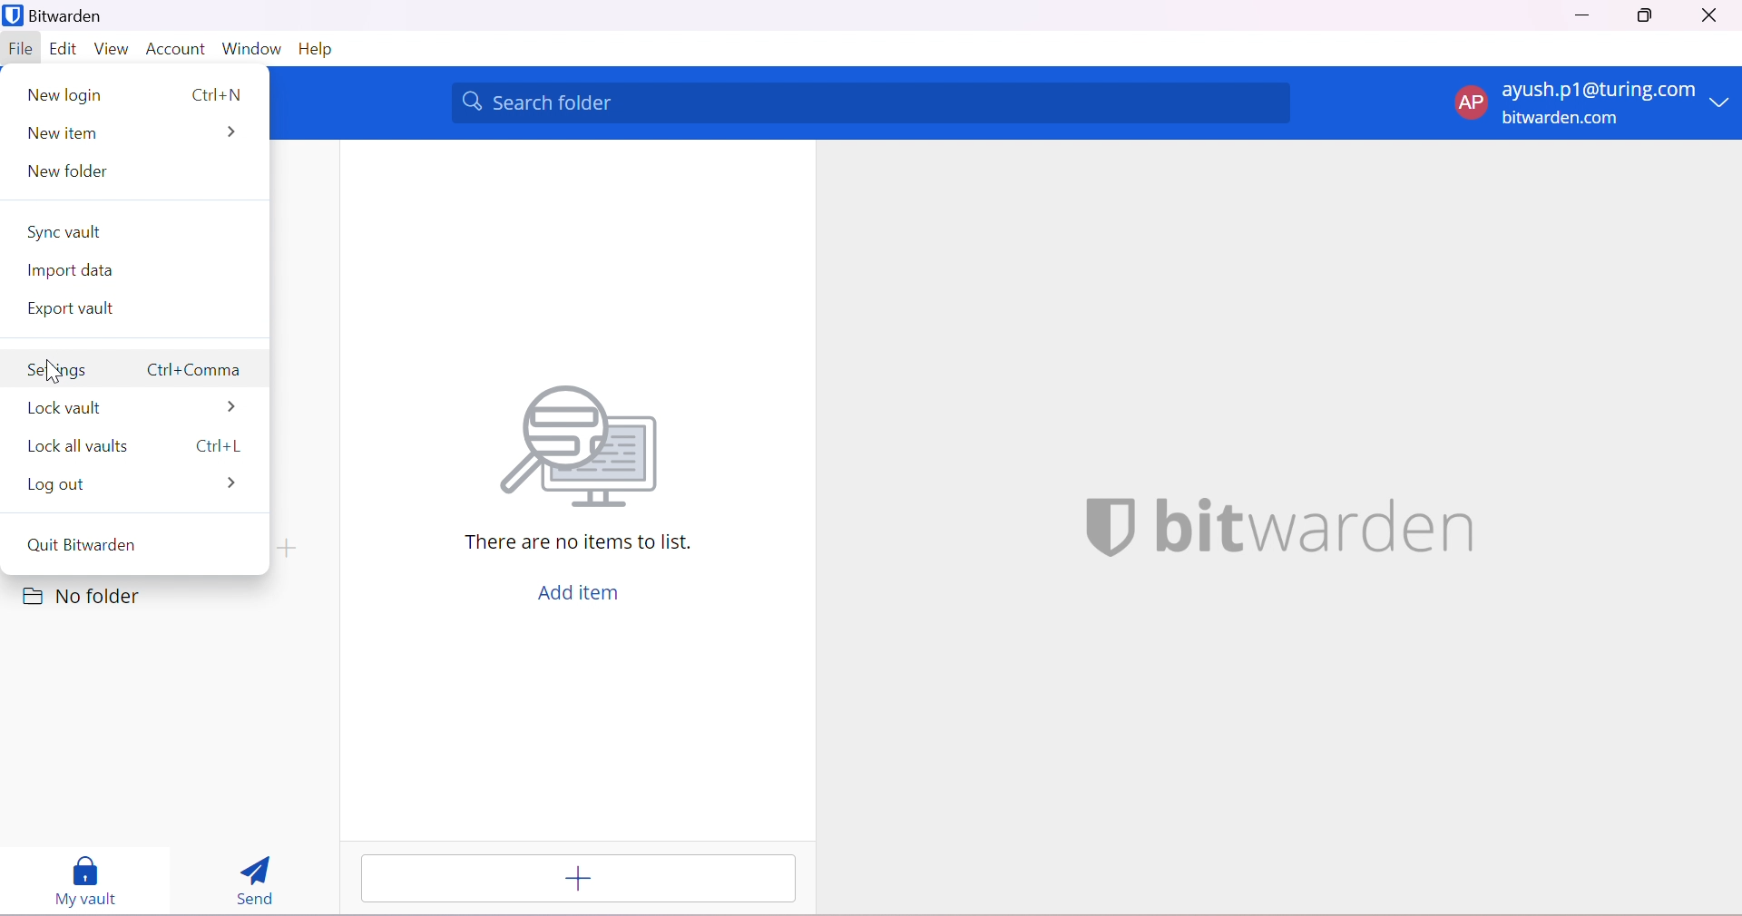 The image size is (1742, 916). I want to click on Restore Down, so click(1647, 17).